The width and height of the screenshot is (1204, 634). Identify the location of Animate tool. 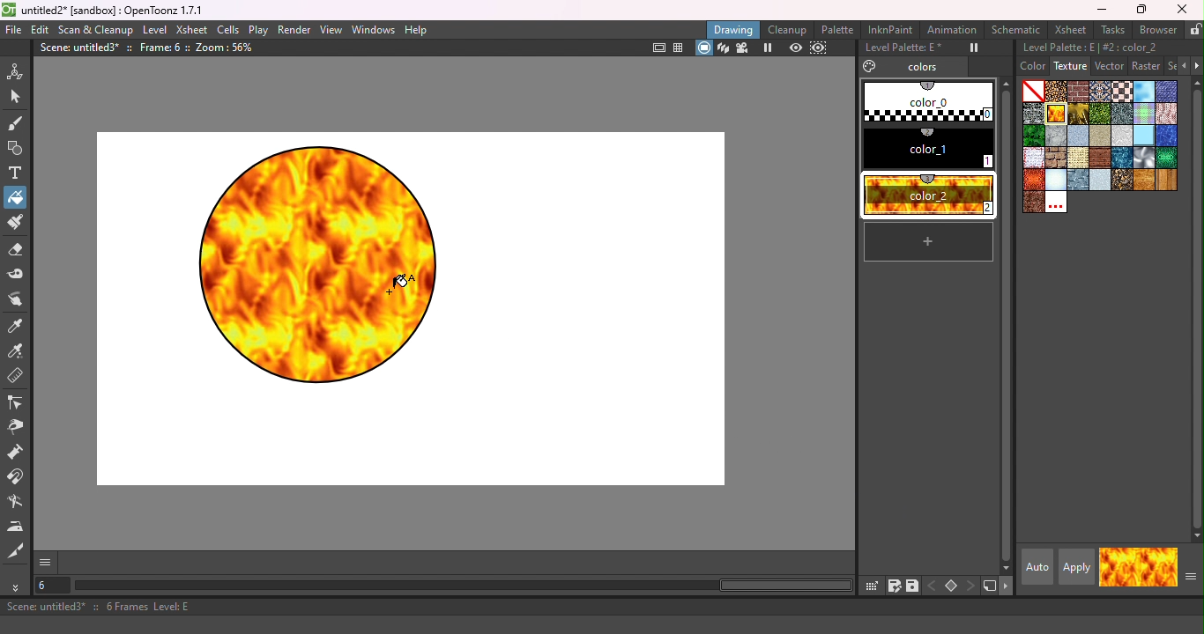
(19, 69).